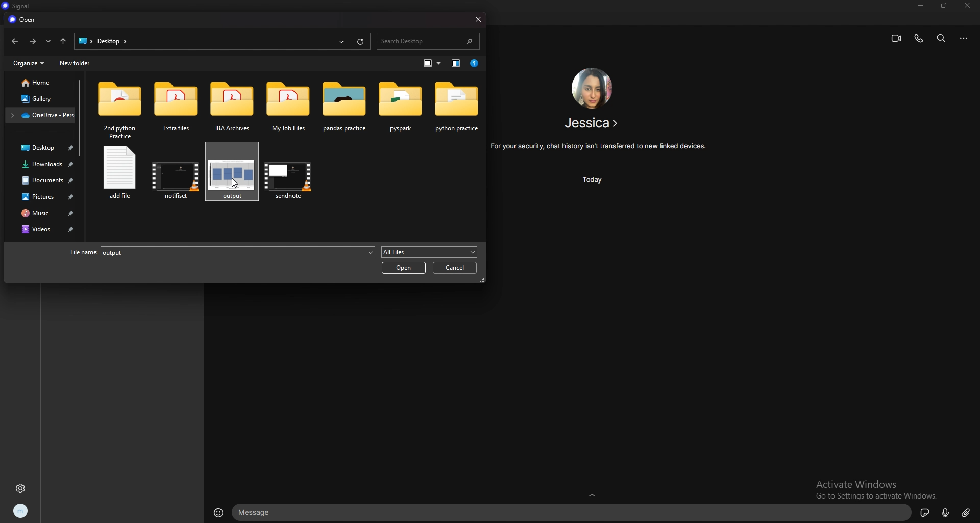 The height and width of the screenshot is (523, 980). What do you see at coordinates (430, 252) in the screenshot?
I see `all files` at bounding box center [430, 252].